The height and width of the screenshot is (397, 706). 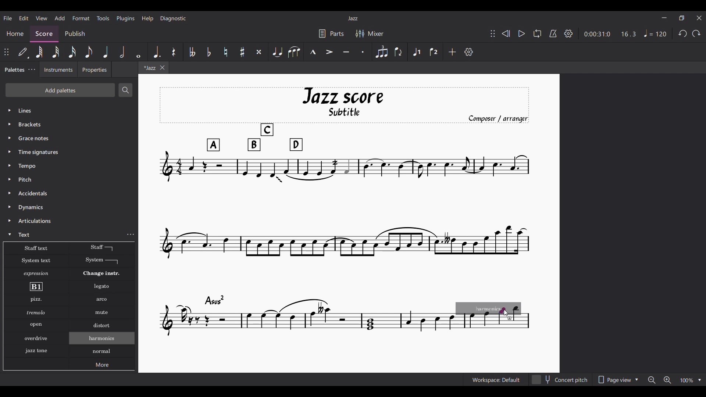 I want to click on Redo, so click(x=696, y=33).